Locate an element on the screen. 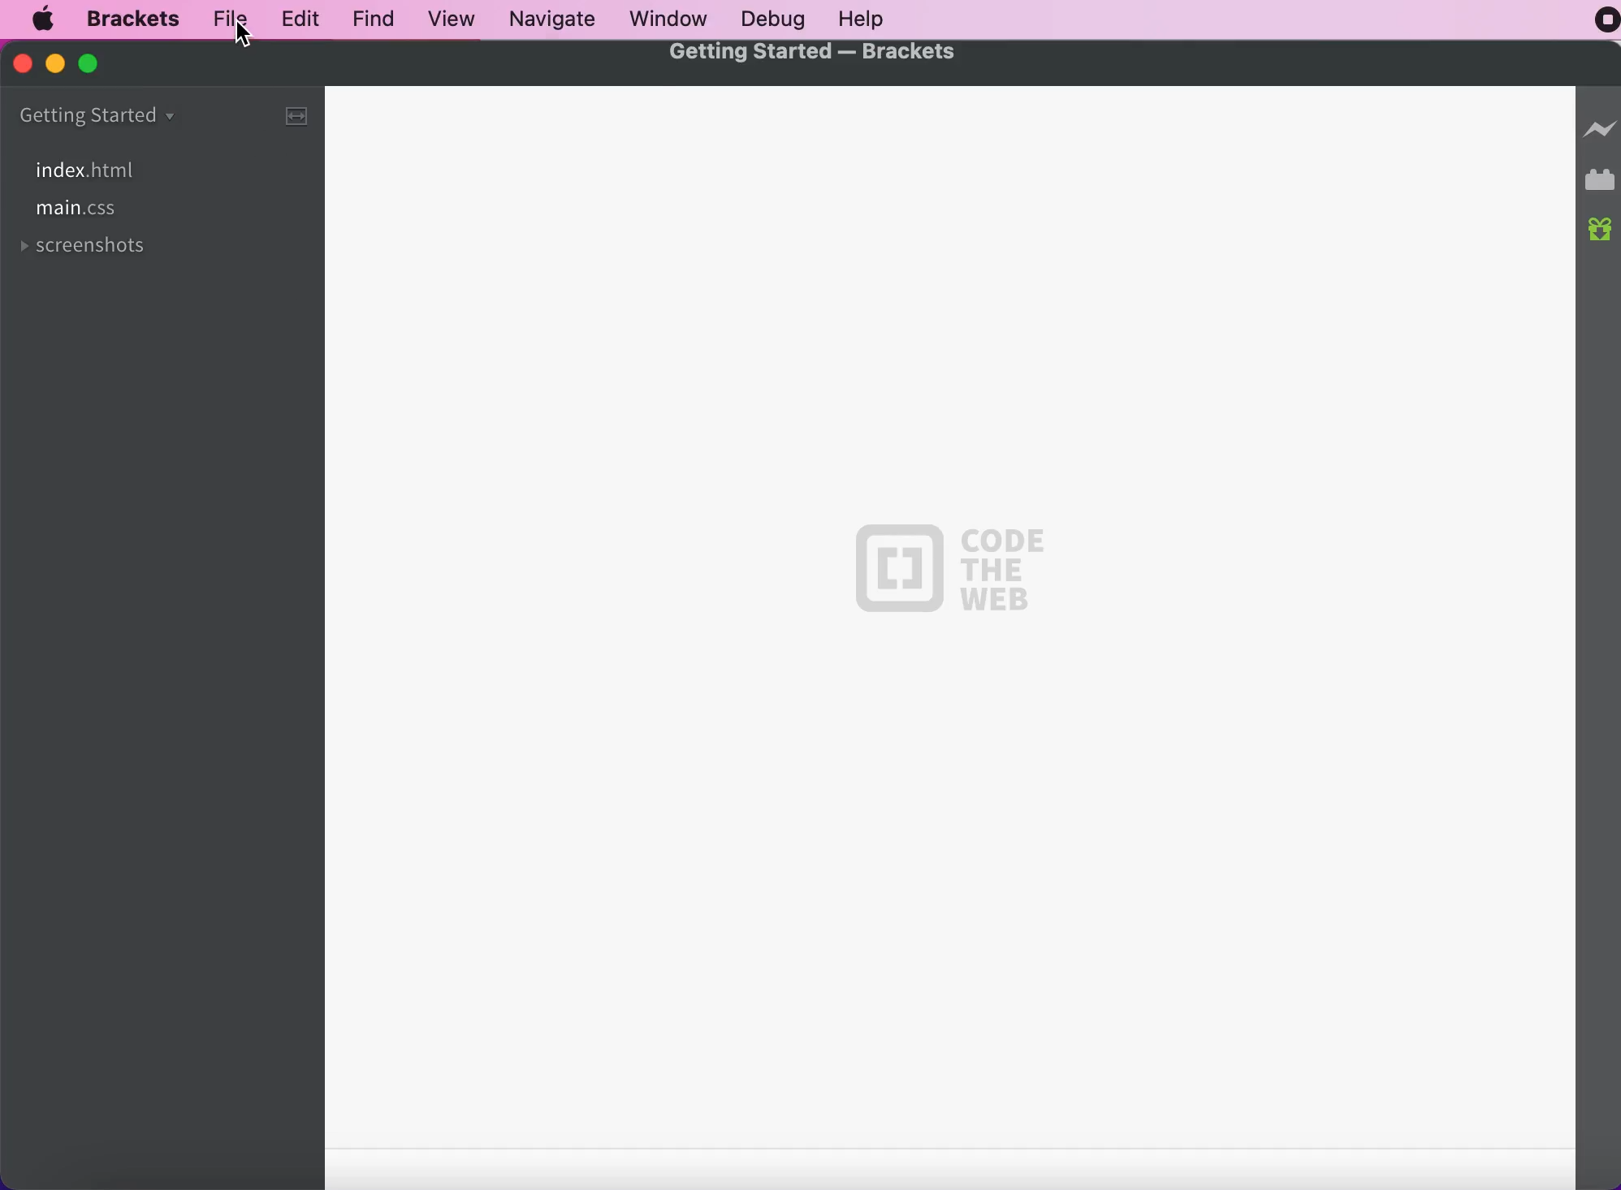 The height and width of the screenshot is (1190, 1621). mac logo is located at coordinates (44, 22).